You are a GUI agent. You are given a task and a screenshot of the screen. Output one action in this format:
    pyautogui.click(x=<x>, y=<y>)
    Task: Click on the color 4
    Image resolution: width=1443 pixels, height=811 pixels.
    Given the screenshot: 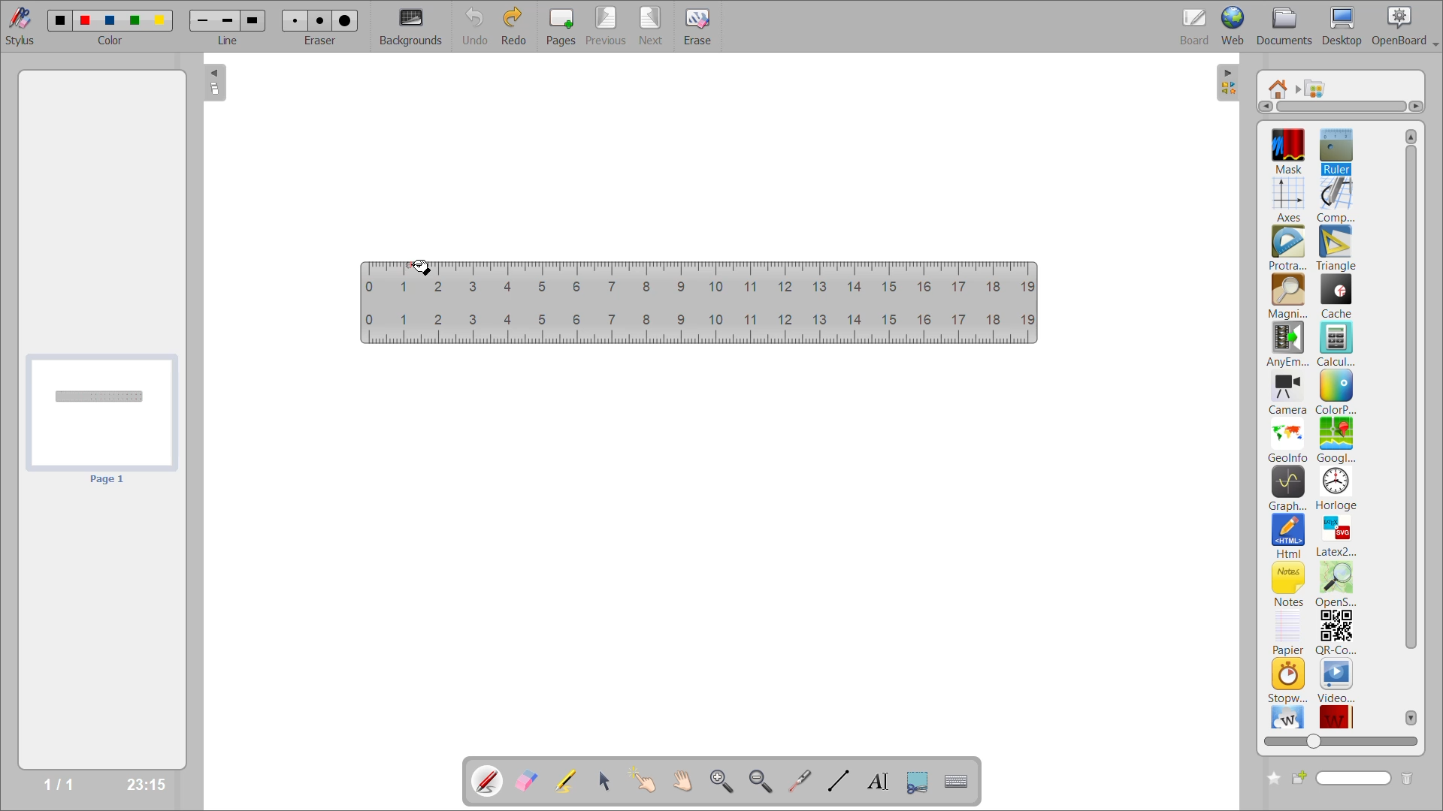 What is the action you would take?
    pyautogui.click(x=134, y=22)
    